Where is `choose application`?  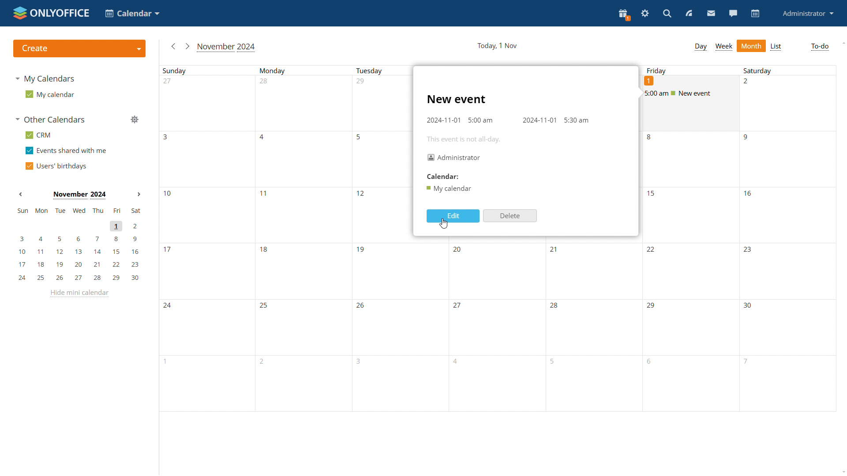
choose application is located at coordinates (131, 13).